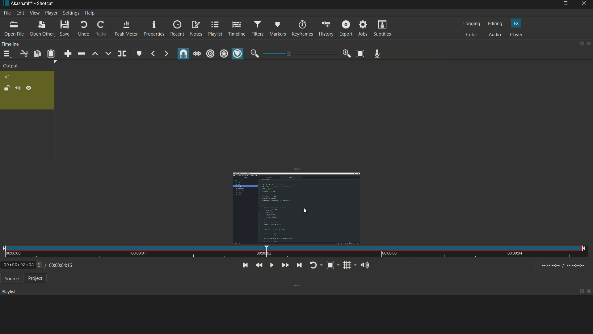 This screenshot has width=593, height=334. Describe the element at coordinates (34, 278) in the screenshot. I see `project` at that location.